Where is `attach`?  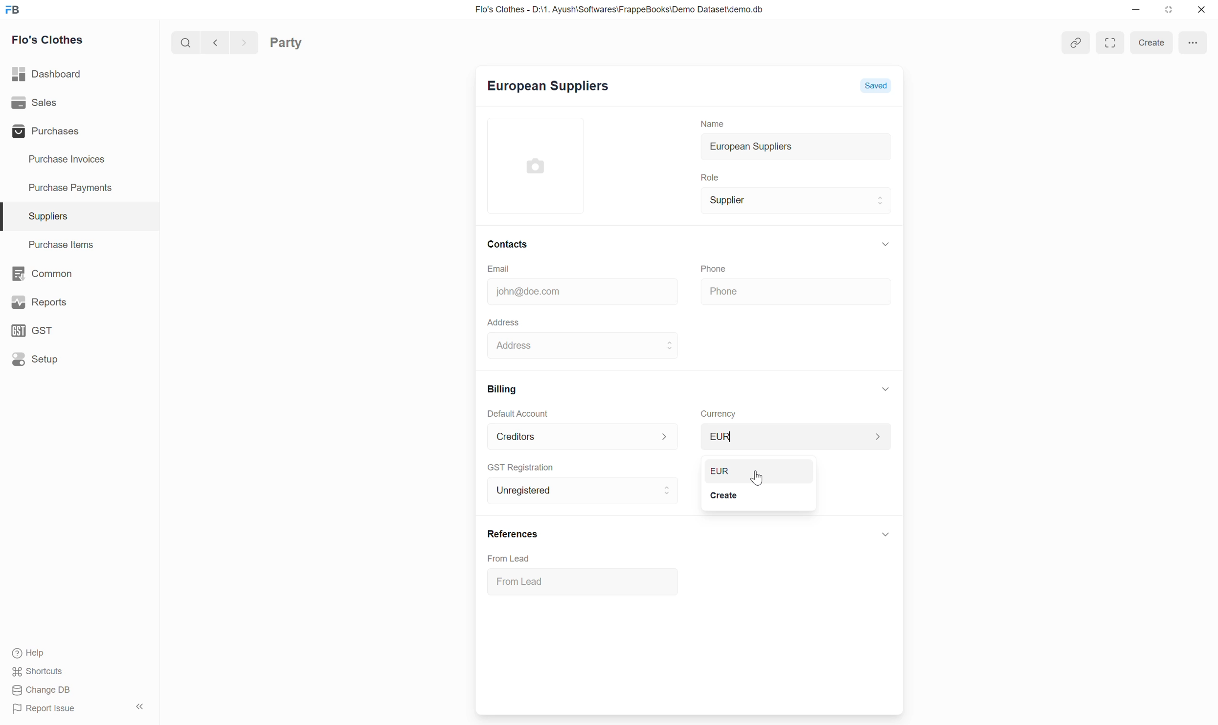 attach is located at coordinates (1077, 42).